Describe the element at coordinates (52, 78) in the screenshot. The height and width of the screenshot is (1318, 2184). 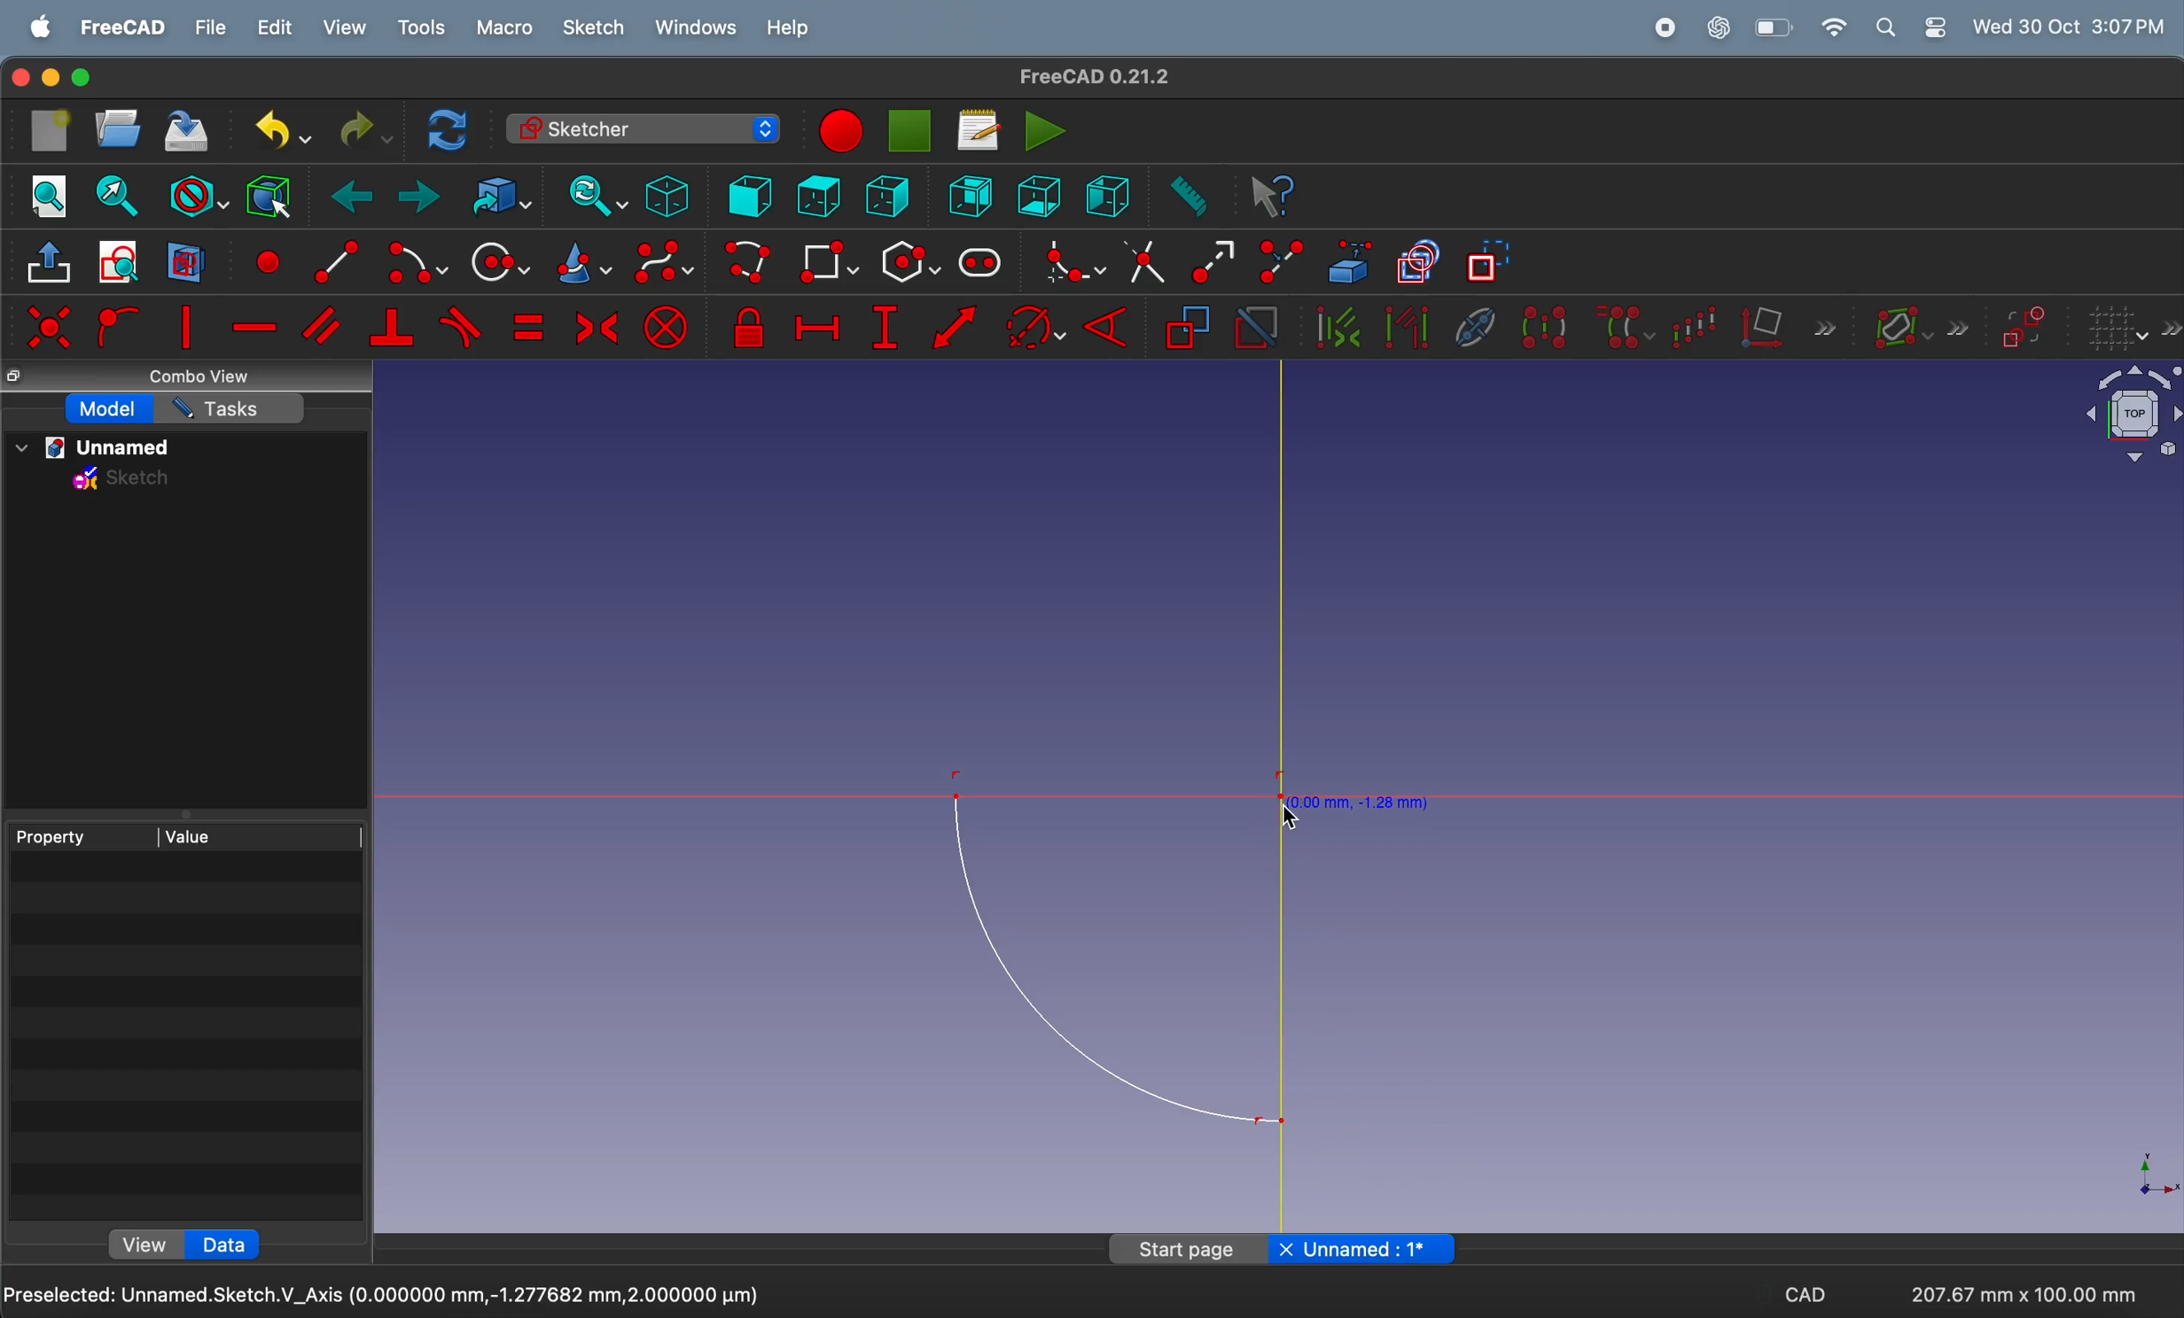
I see `minimize` at that location.